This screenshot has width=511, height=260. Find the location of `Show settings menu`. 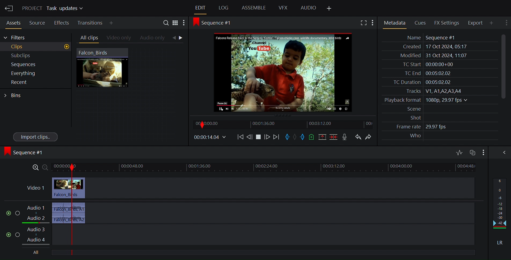

Show settings menu is located at coordinates (506, 23).